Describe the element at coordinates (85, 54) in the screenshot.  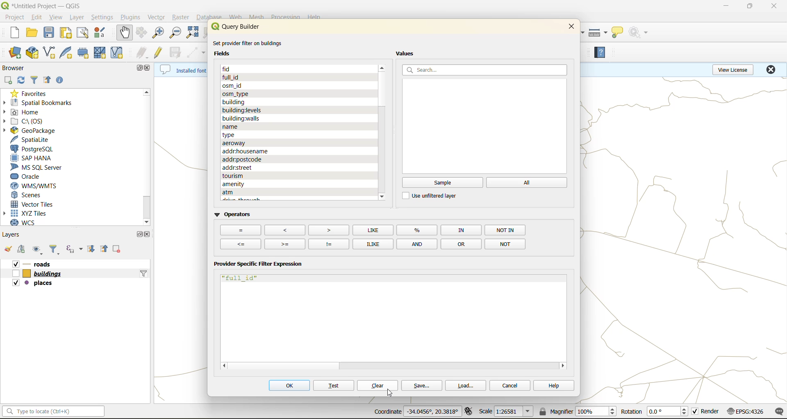
I see `temporary scratch layer` at that location.